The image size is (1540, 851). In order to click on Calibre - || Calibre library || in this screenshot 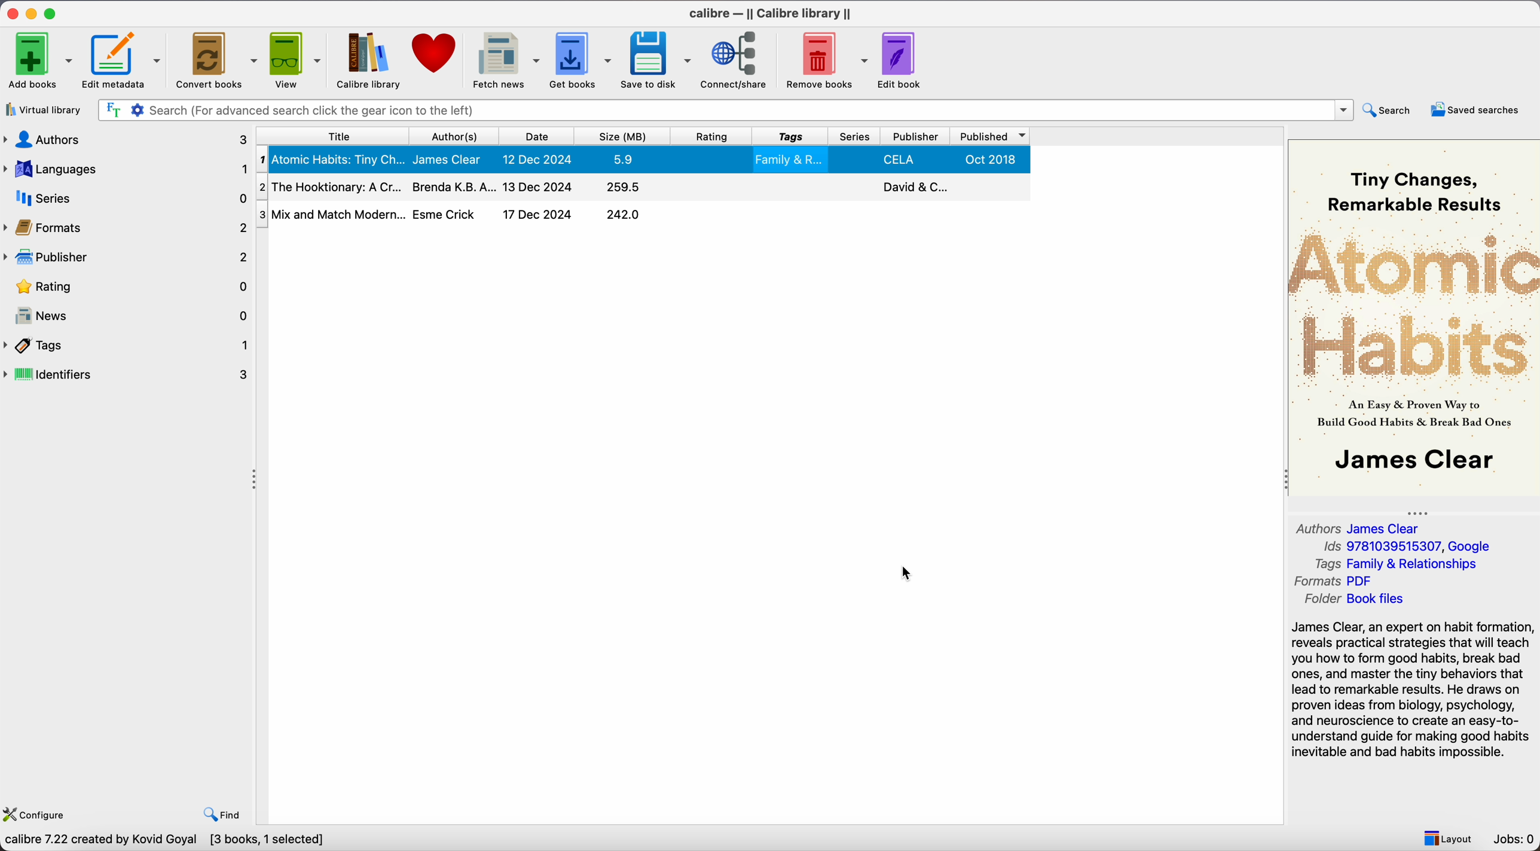, I will do `click(772, 14)`.